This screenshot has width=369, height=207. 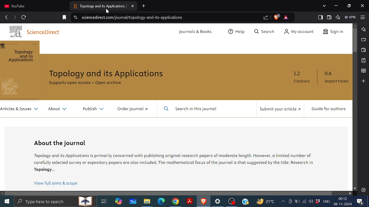 What do you see at coordinates (336, 5) in the screenshot?
I see `Minimize` at bounding box center [336, 5].